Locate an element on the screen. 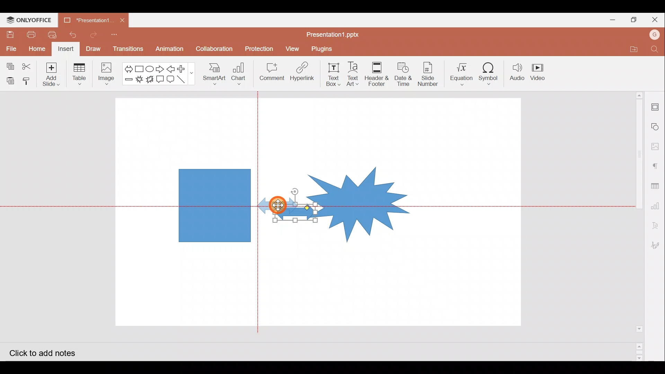 The image size is (665, 374). Insert is located at coordinates (66, 50).